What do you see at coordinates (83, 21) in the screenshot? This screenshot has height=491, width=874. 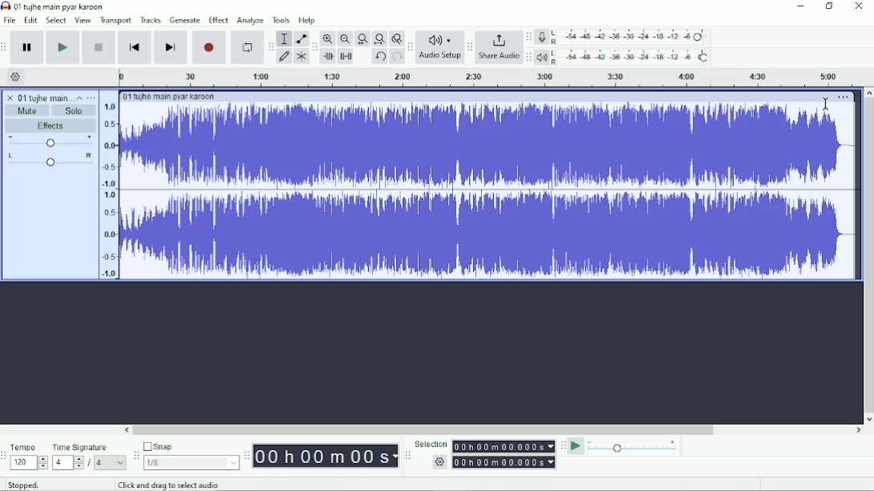 I see `View` at bounding box center [83, 21].